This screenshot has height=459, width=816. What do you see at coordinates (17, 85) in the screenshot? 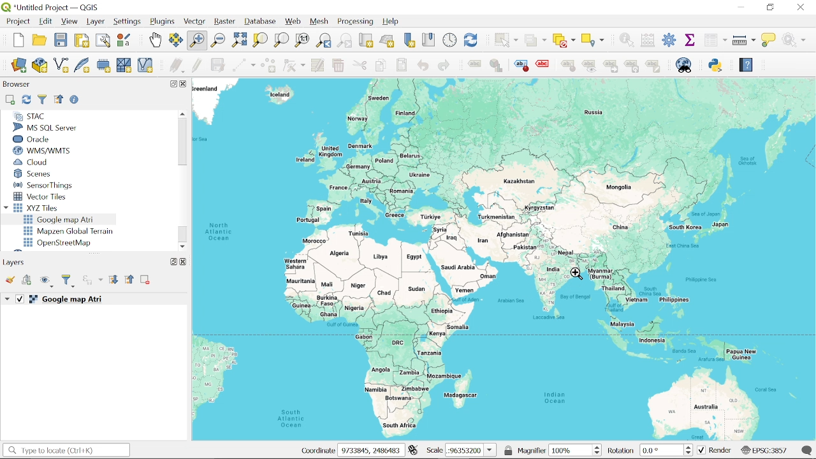
I see `Browser` at bounding box center [17, 85].